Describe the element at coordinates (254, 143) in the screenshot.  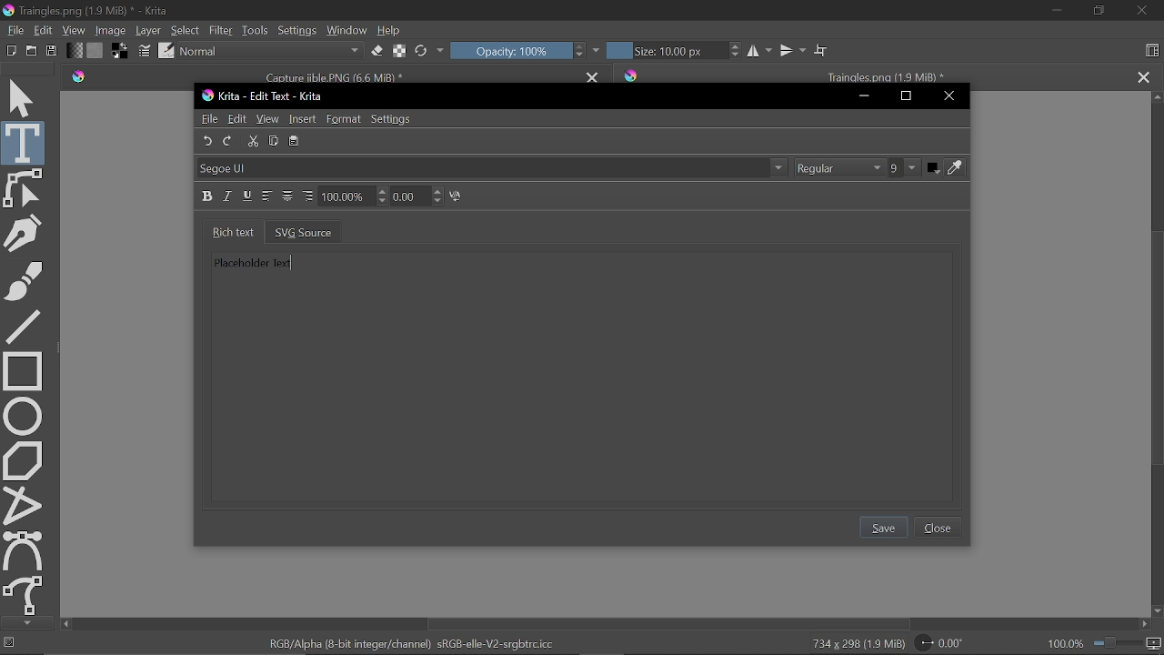
I see `Cut` at that location.